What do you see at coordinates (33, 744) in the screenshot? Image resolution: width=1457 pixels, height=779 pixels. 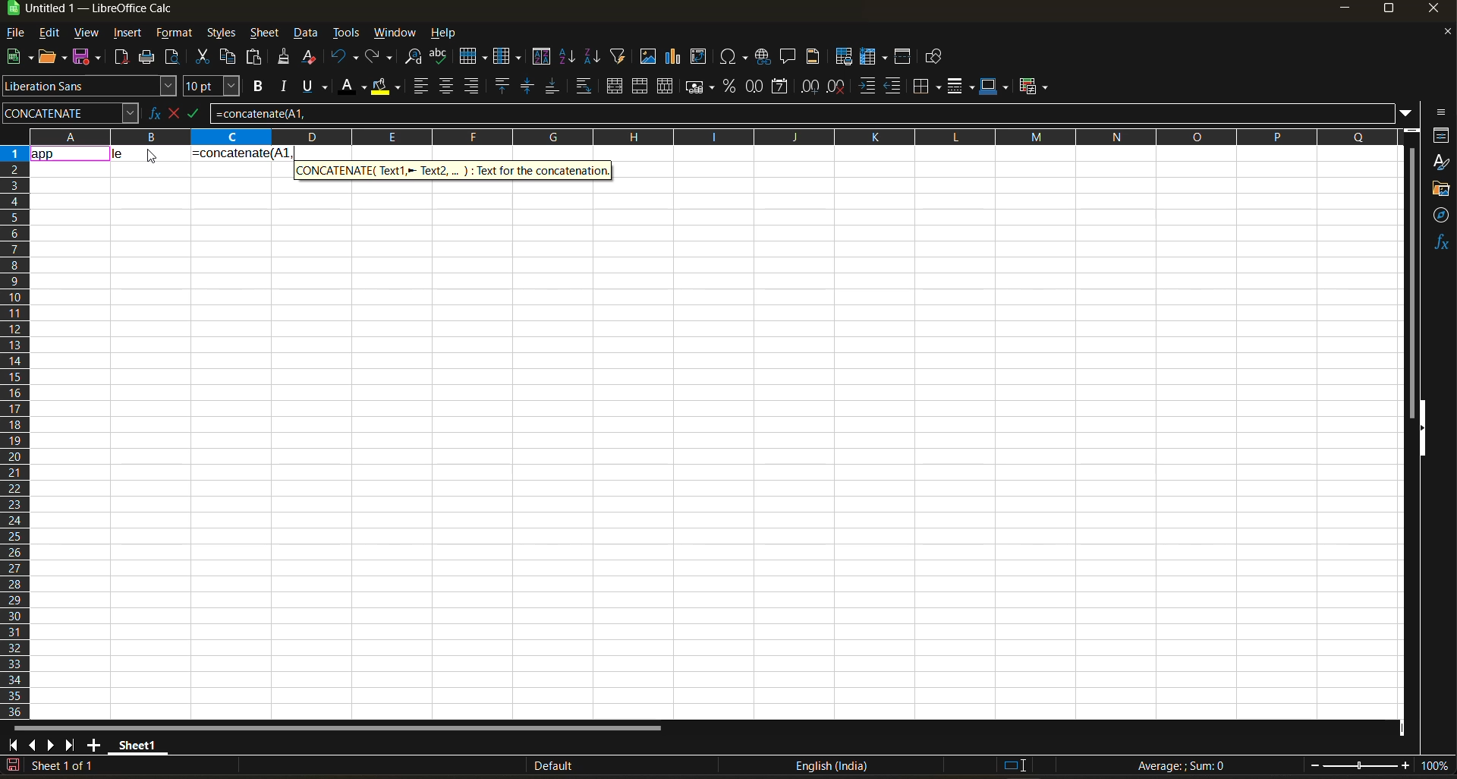 I see `scroll to previous sheet` at bounding box center [33, 744].